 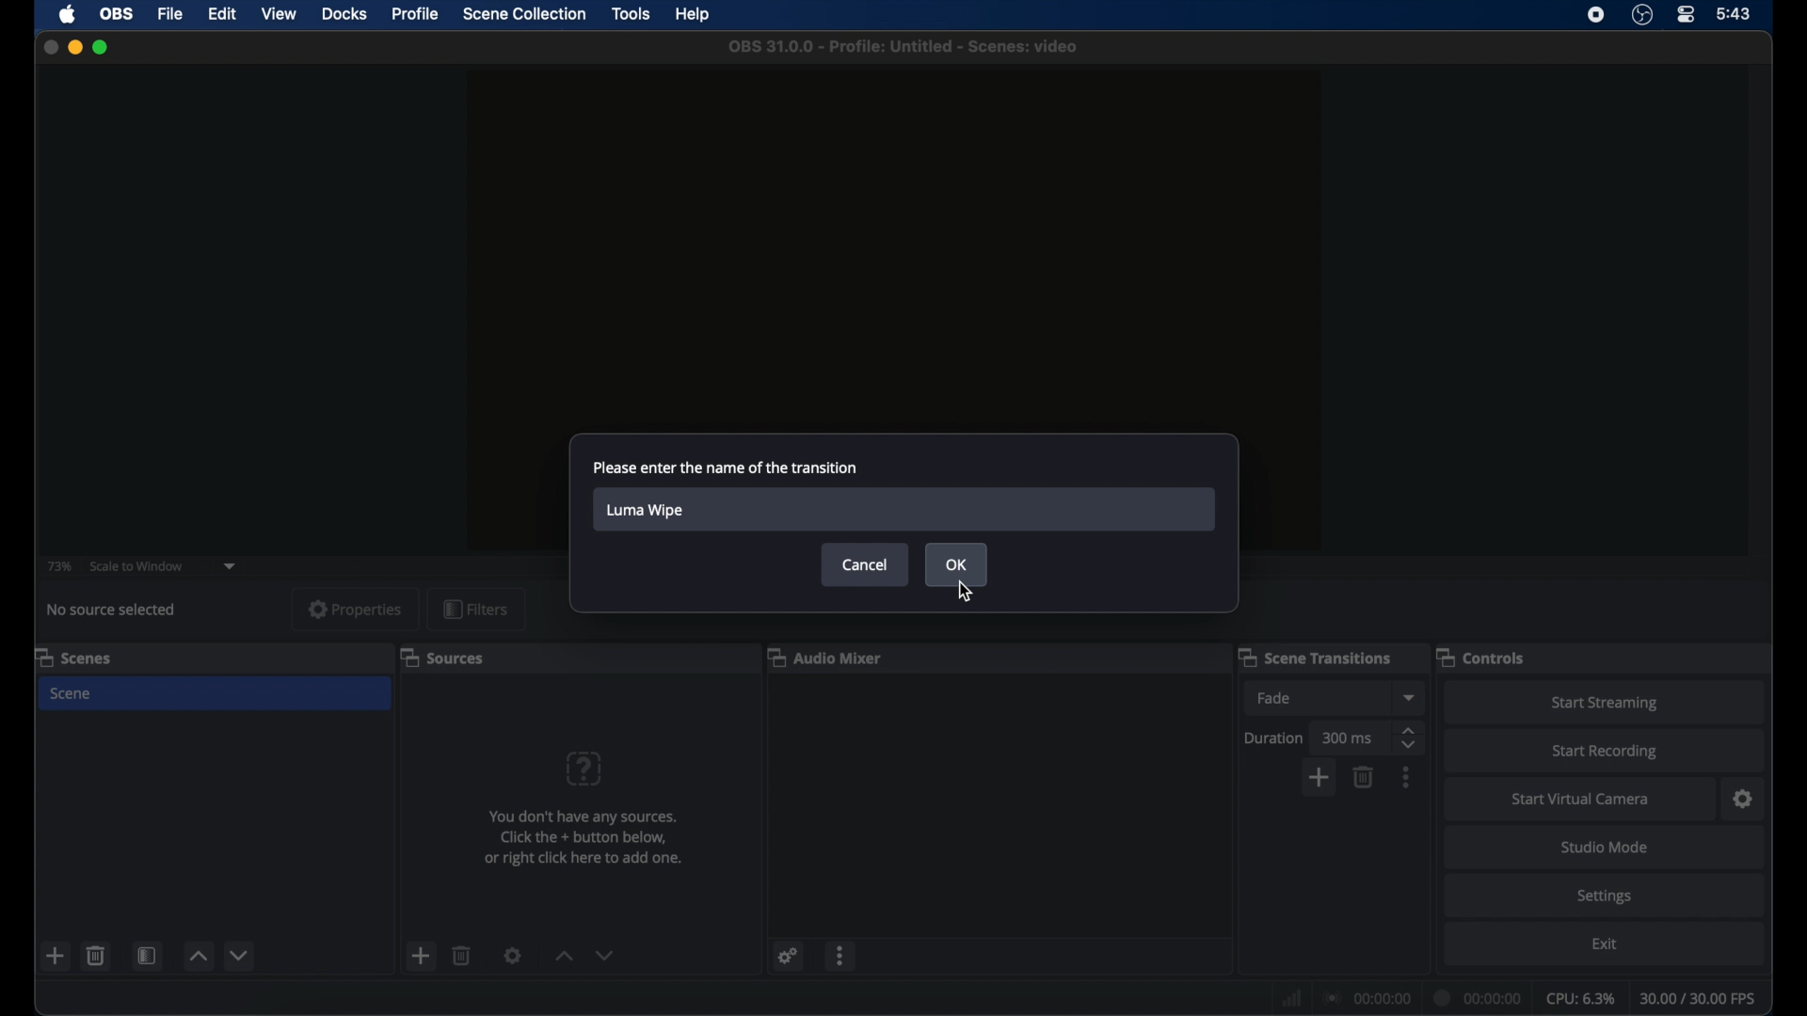 What do you see at coordinates (1406, 777) in the screenshot?
I see `more options` at bounding box center [1406, 777].